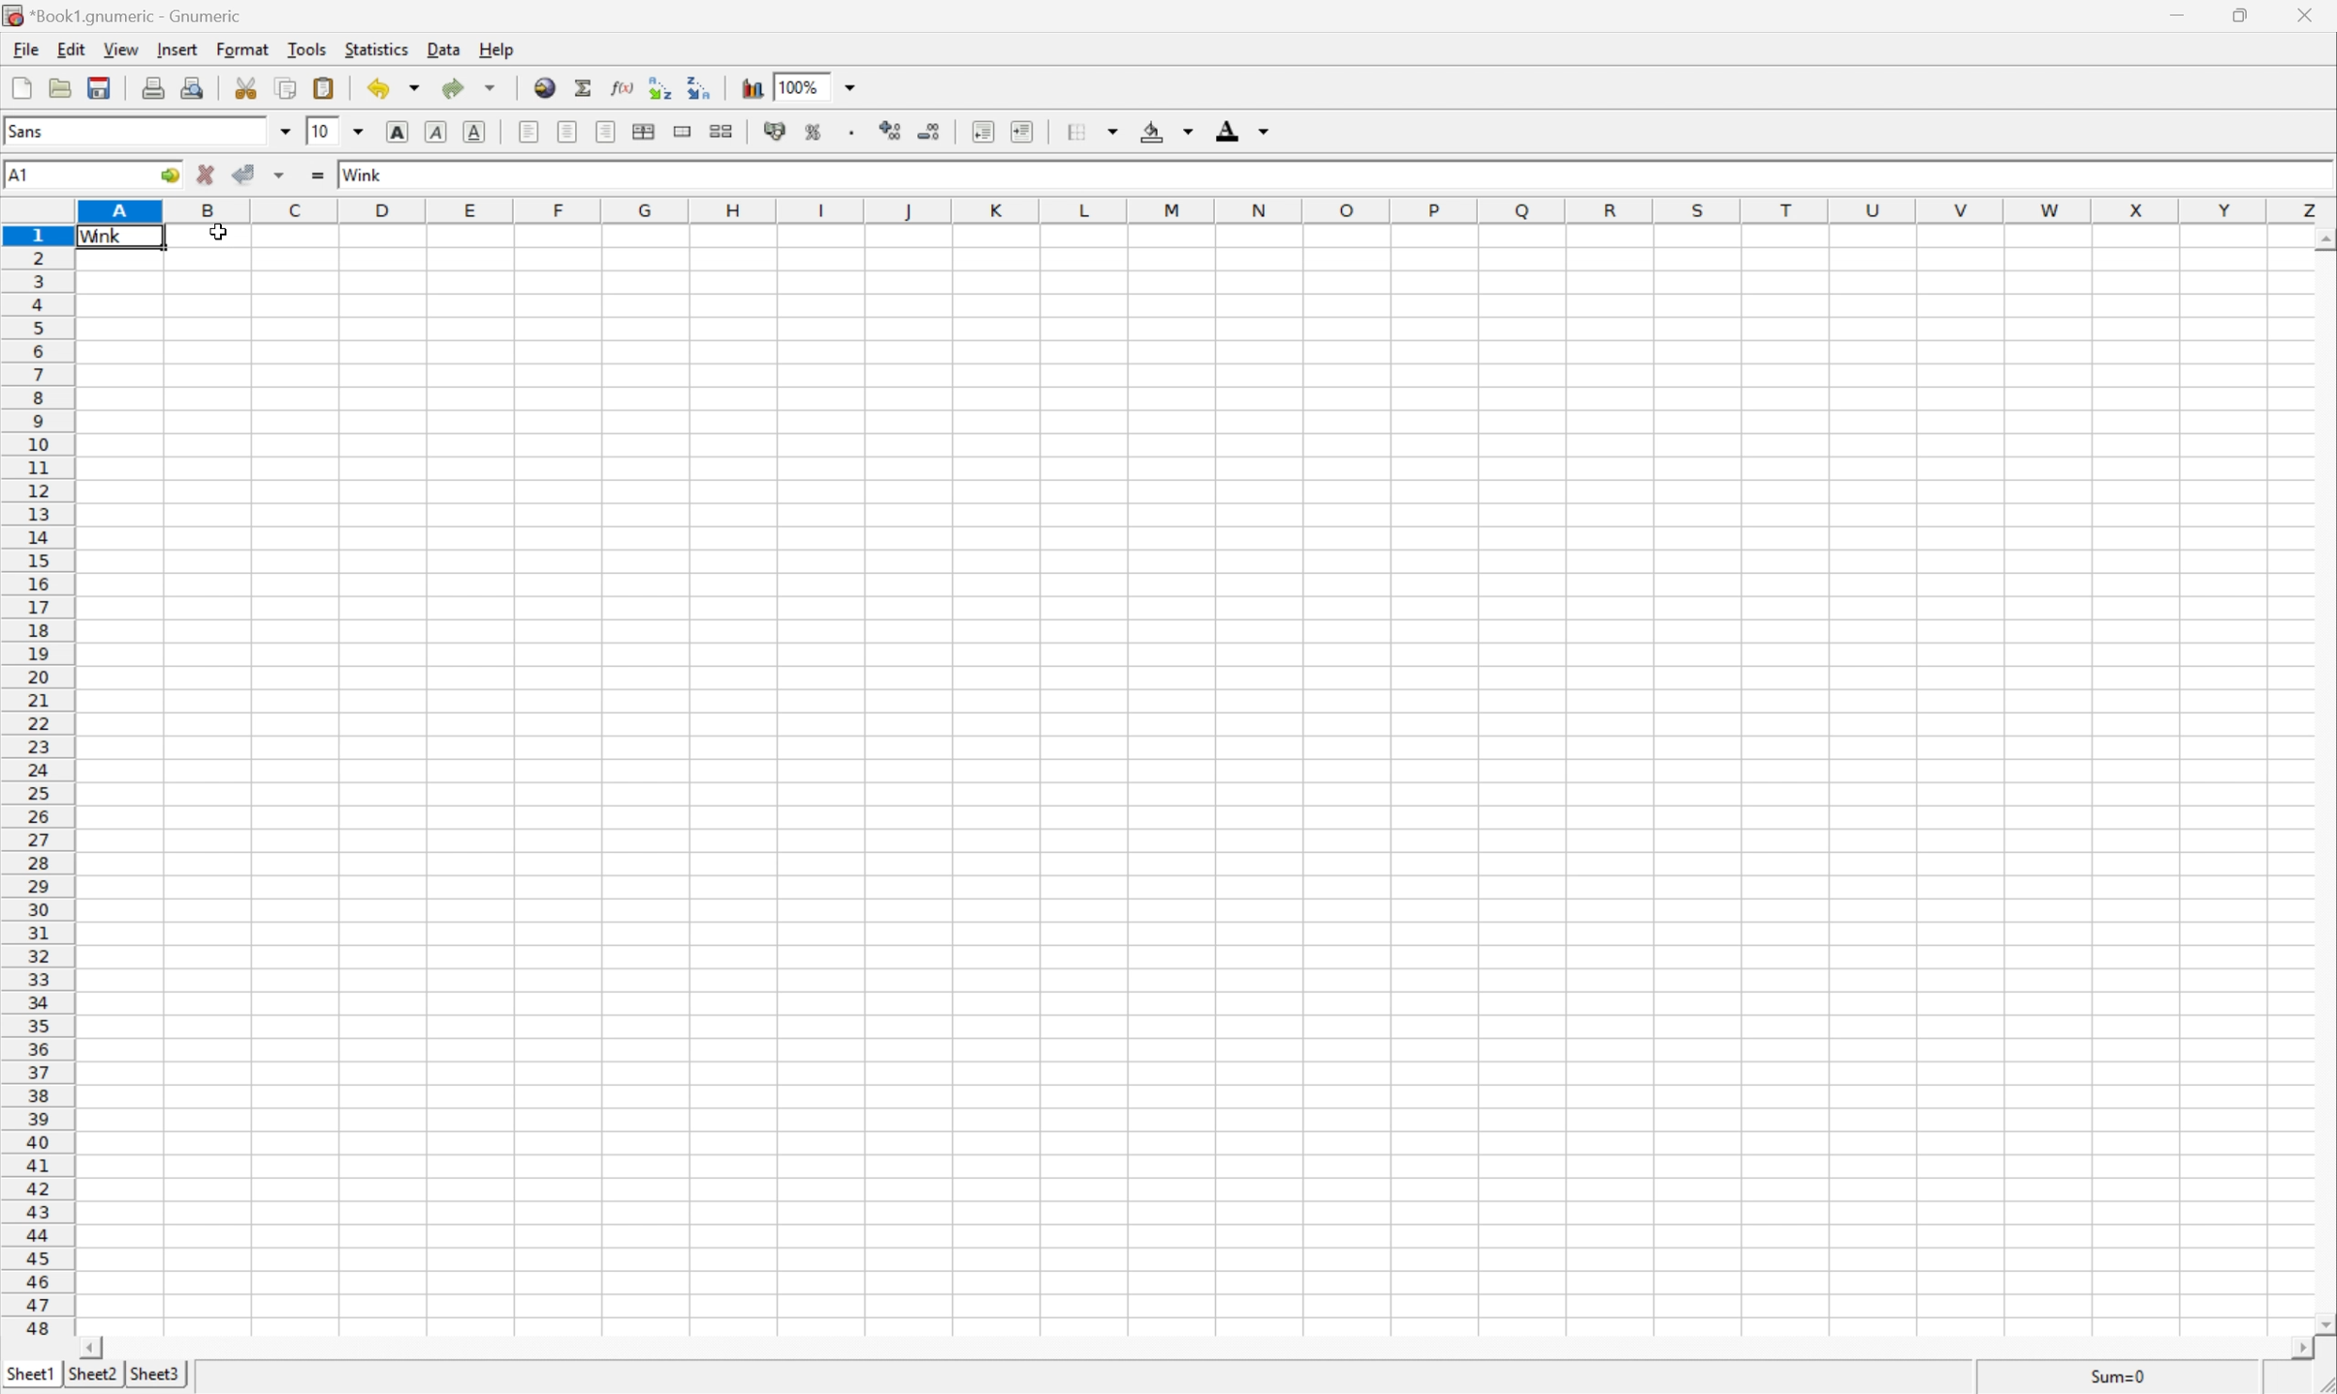 This screenshot has width=2337, height=1394. What do you see at coordinates (101, 238) in the screenshot?
I see `wink` at bounding box center [101, 238].